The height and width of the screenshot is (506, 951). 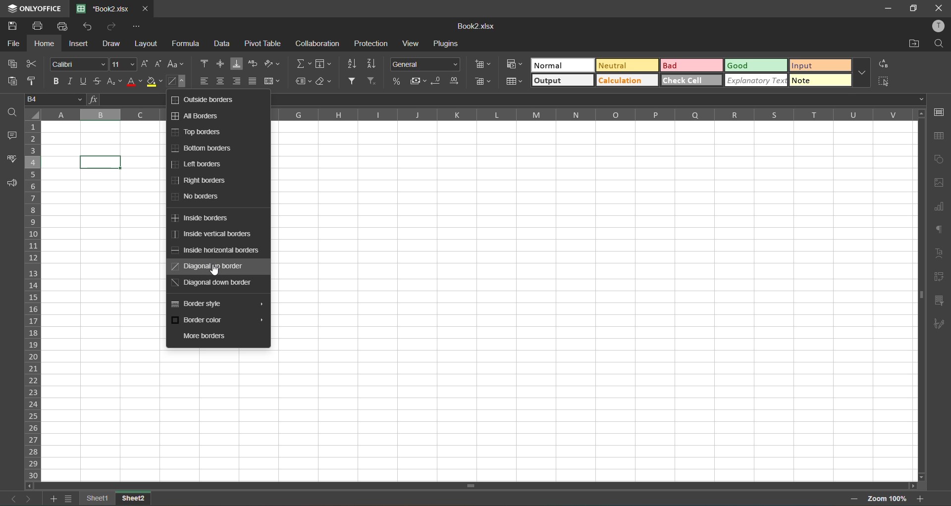 I want to click on row numbers, so click(x=36, y=299).